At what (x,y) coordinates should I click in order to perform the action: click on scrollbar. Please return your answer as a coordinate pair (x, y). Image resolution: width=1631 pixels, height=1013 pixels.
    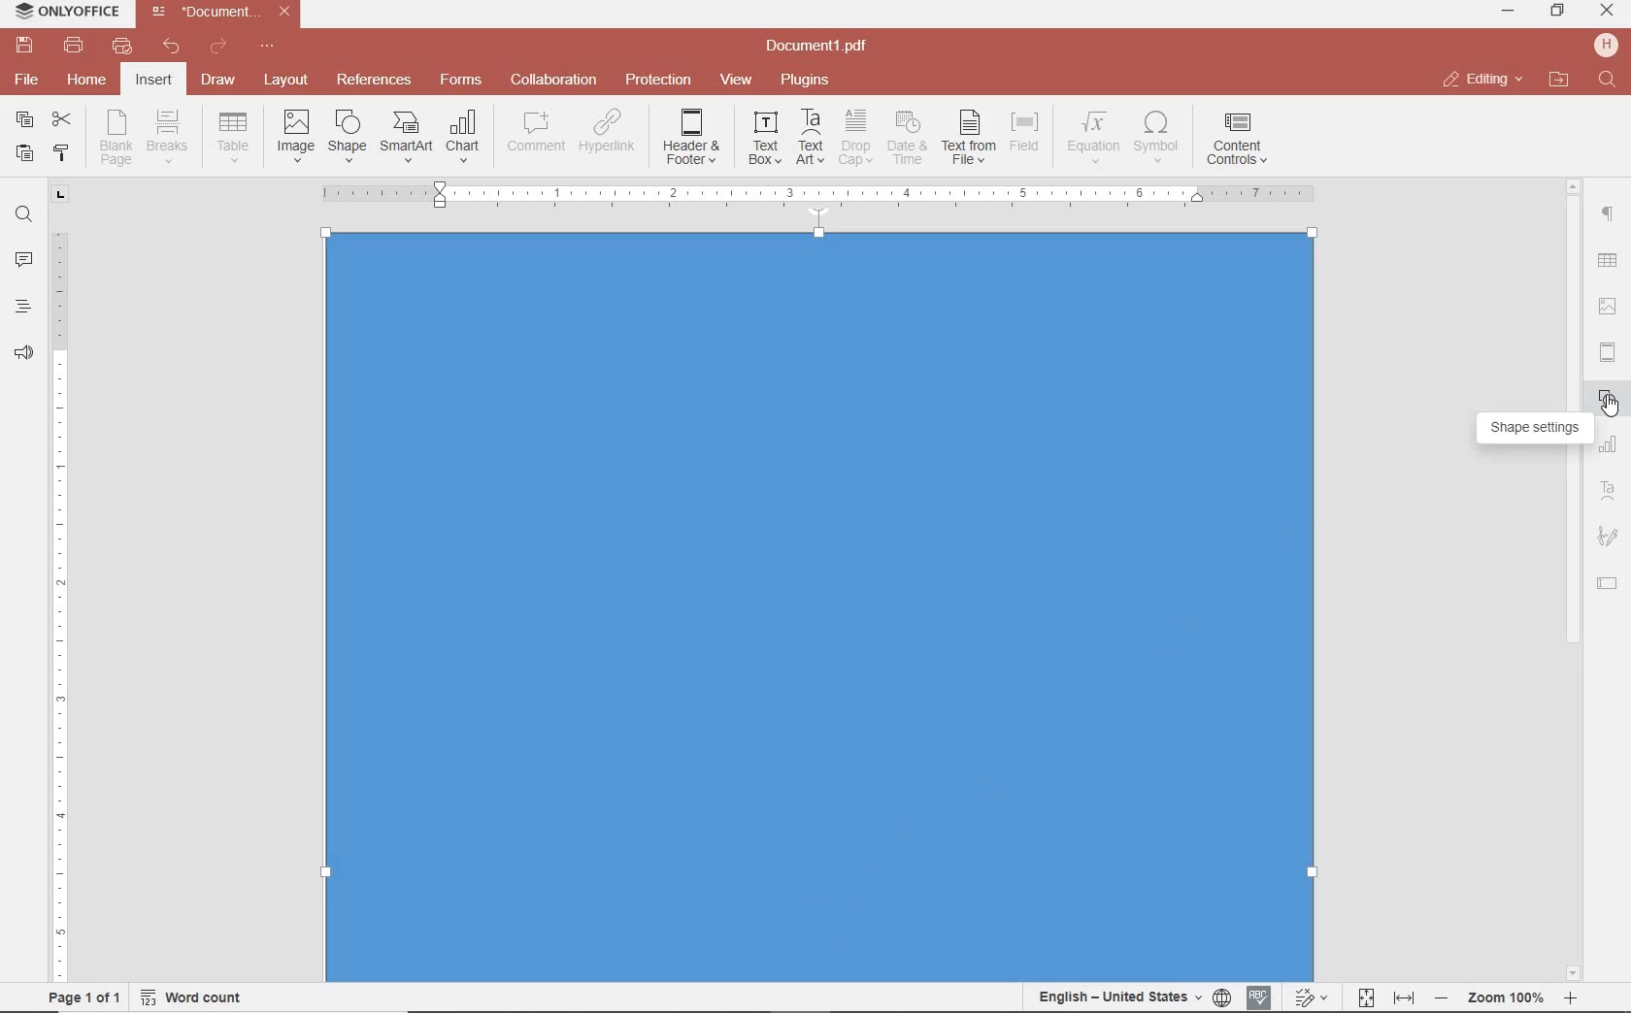
    Looking at the image, I should click on (1574, 738).